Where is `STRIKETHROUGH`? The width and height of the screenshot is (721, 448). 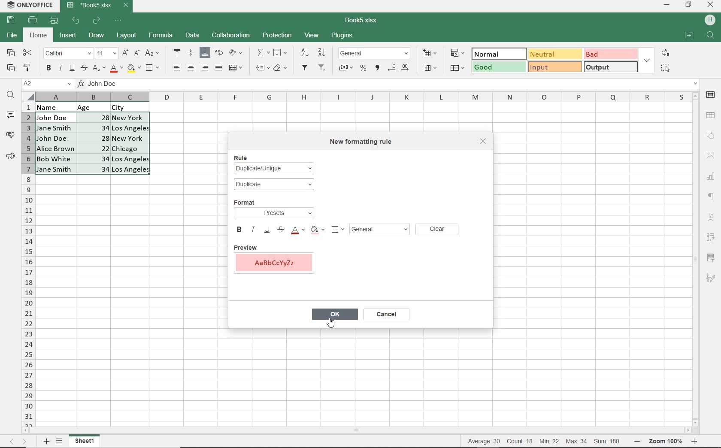
STRIKETHROUGH is located at coordinates (280, 230).